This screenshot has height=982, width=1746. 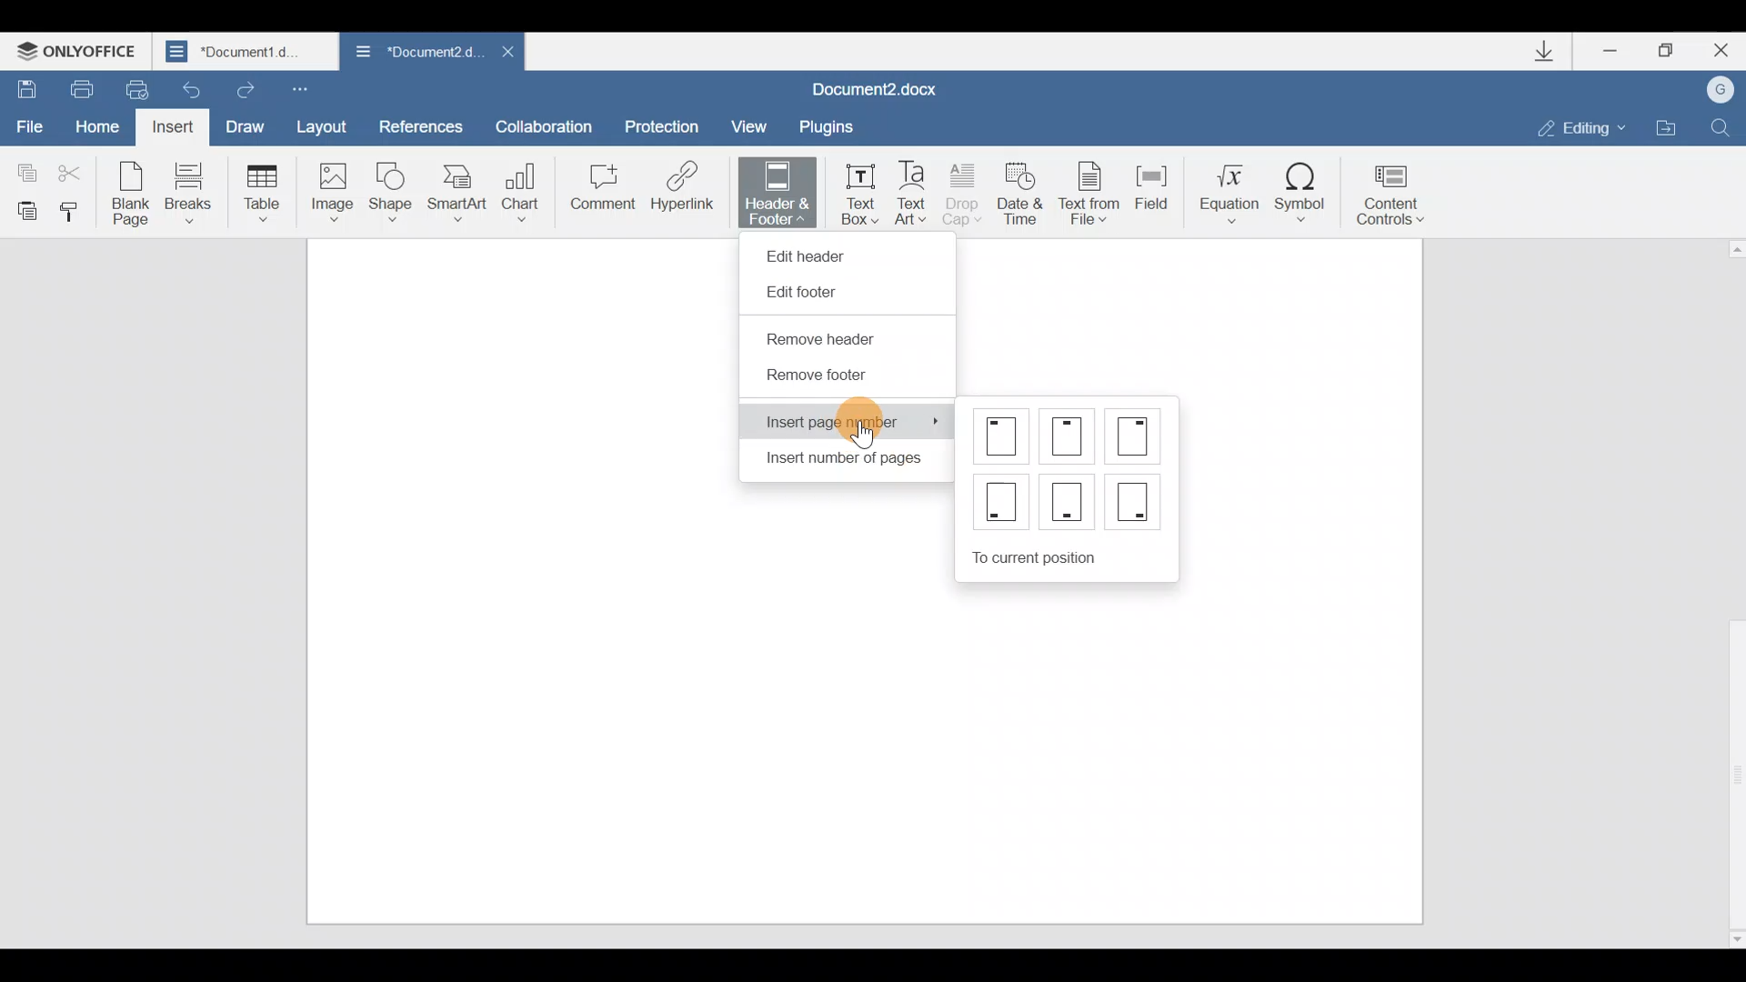 I want to click on Blank page, so click(x=133, y=192).